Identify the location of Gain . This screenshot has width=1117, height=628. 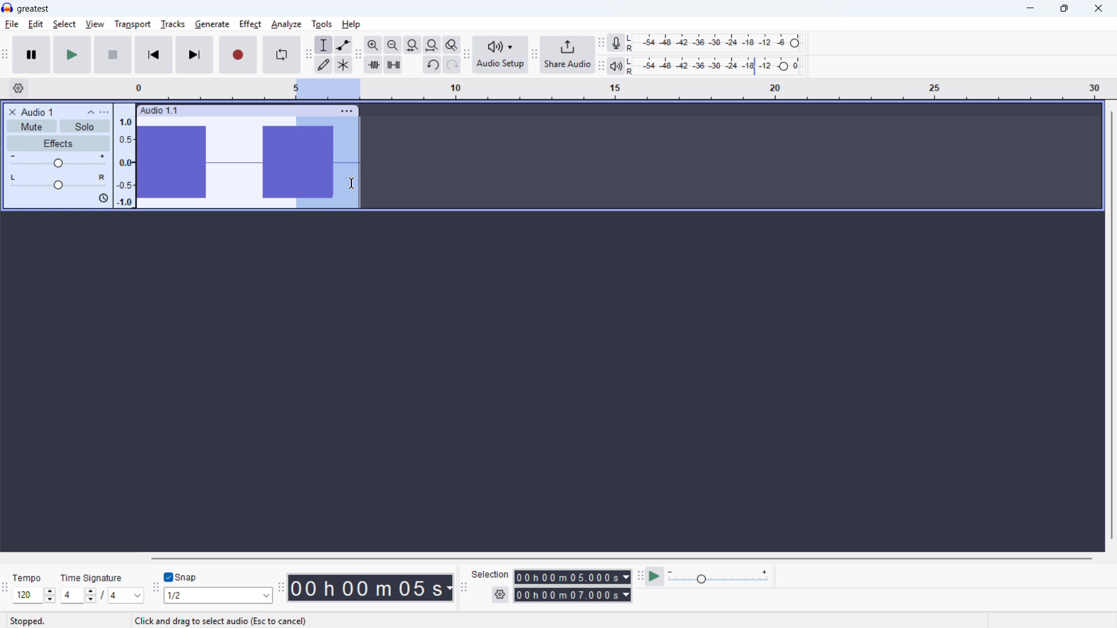
(58, 162).